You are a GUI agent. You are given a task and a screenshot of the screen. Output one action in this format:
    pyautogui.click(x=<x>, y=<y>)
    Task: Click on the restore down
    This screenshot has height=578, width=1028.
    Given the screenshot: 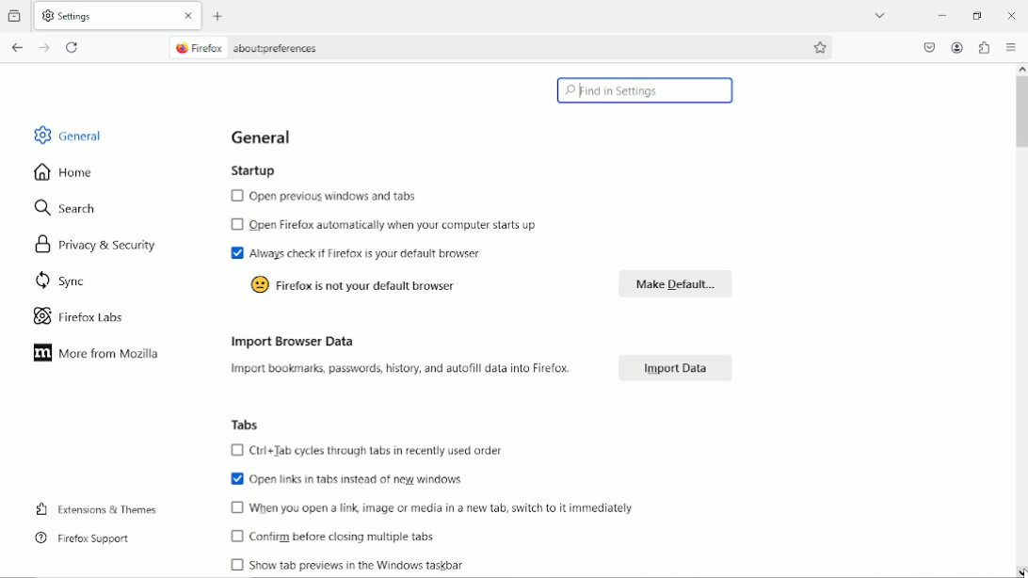 What is the action you would take?
    pyautogui.click(x=978, y=16)
    